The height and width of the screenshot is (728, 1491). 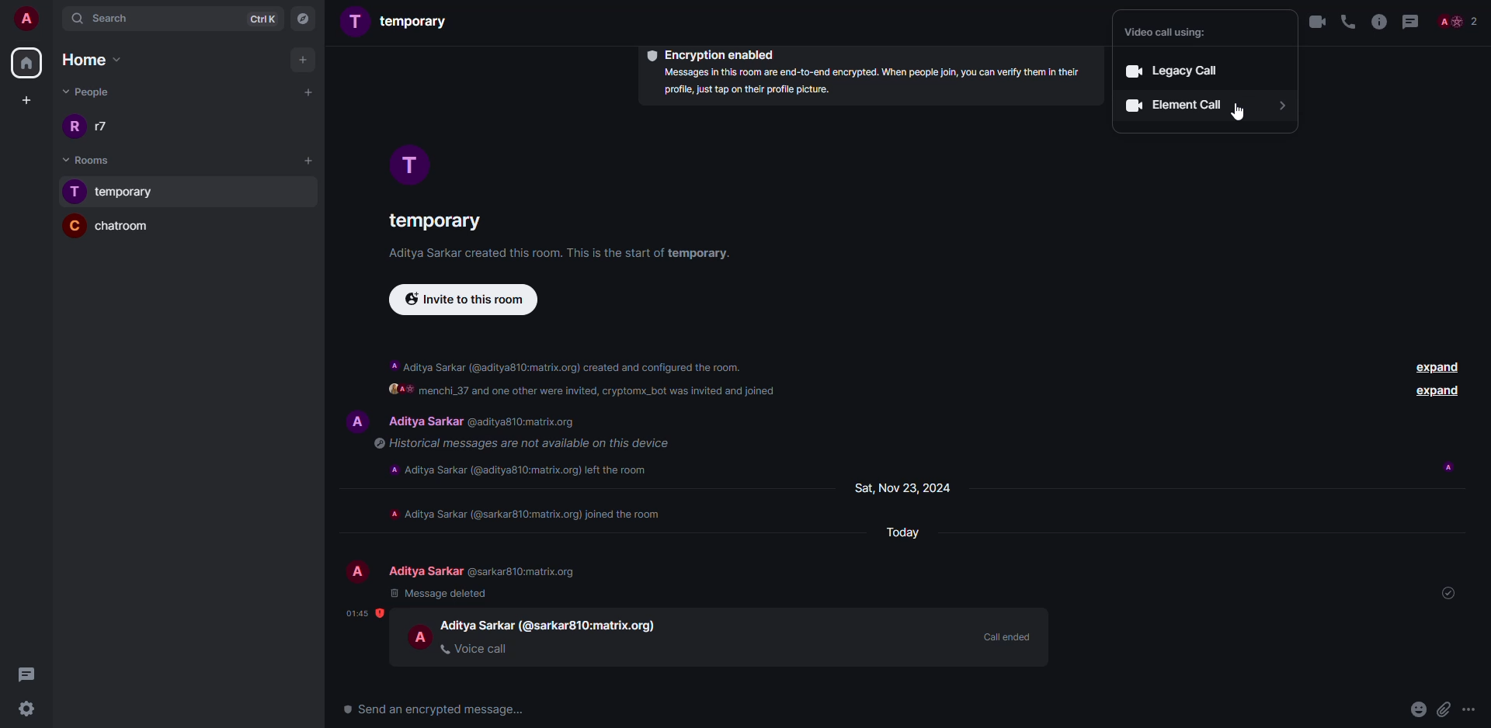 I want to click on element call, so click(x=1204, y=106).